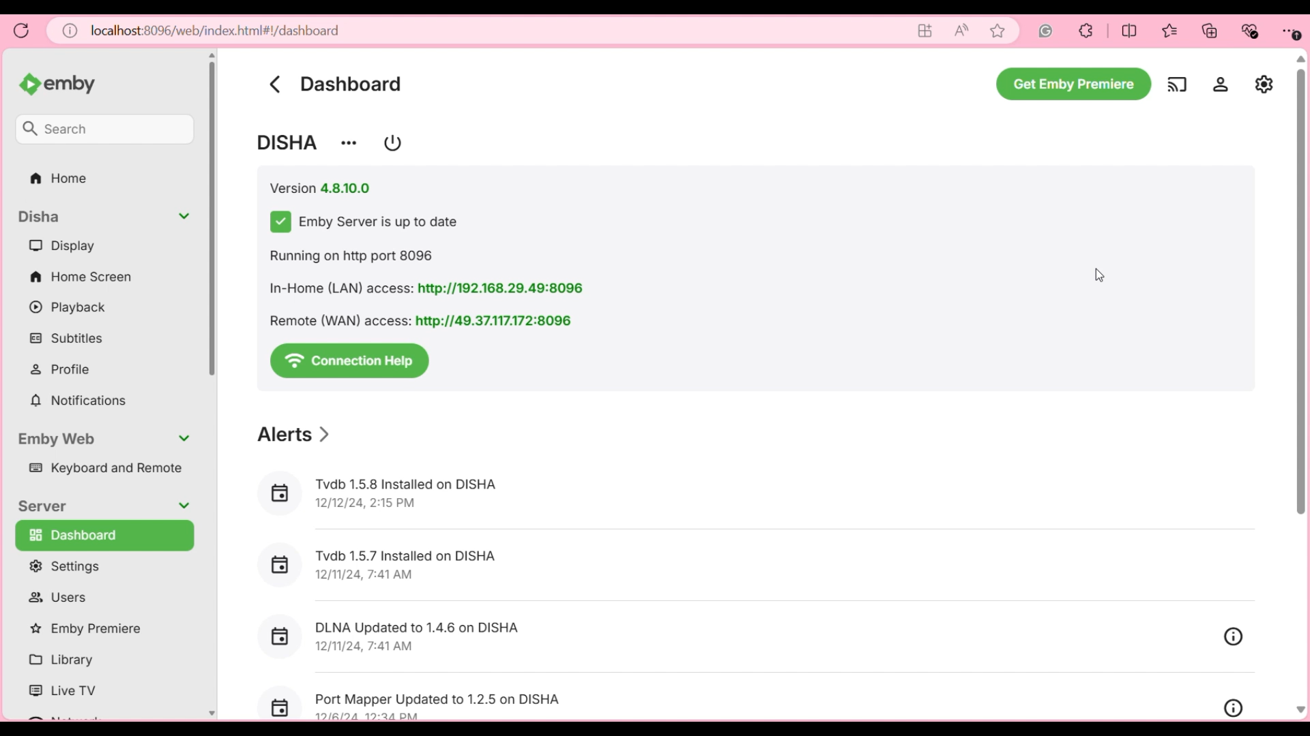 This screenshot has width=1310, height=736. Describe the element at coordinates (443, 699) in the screenshot. I see `Port Mapper Updated to 1.2.5 on DISHA` at that location.